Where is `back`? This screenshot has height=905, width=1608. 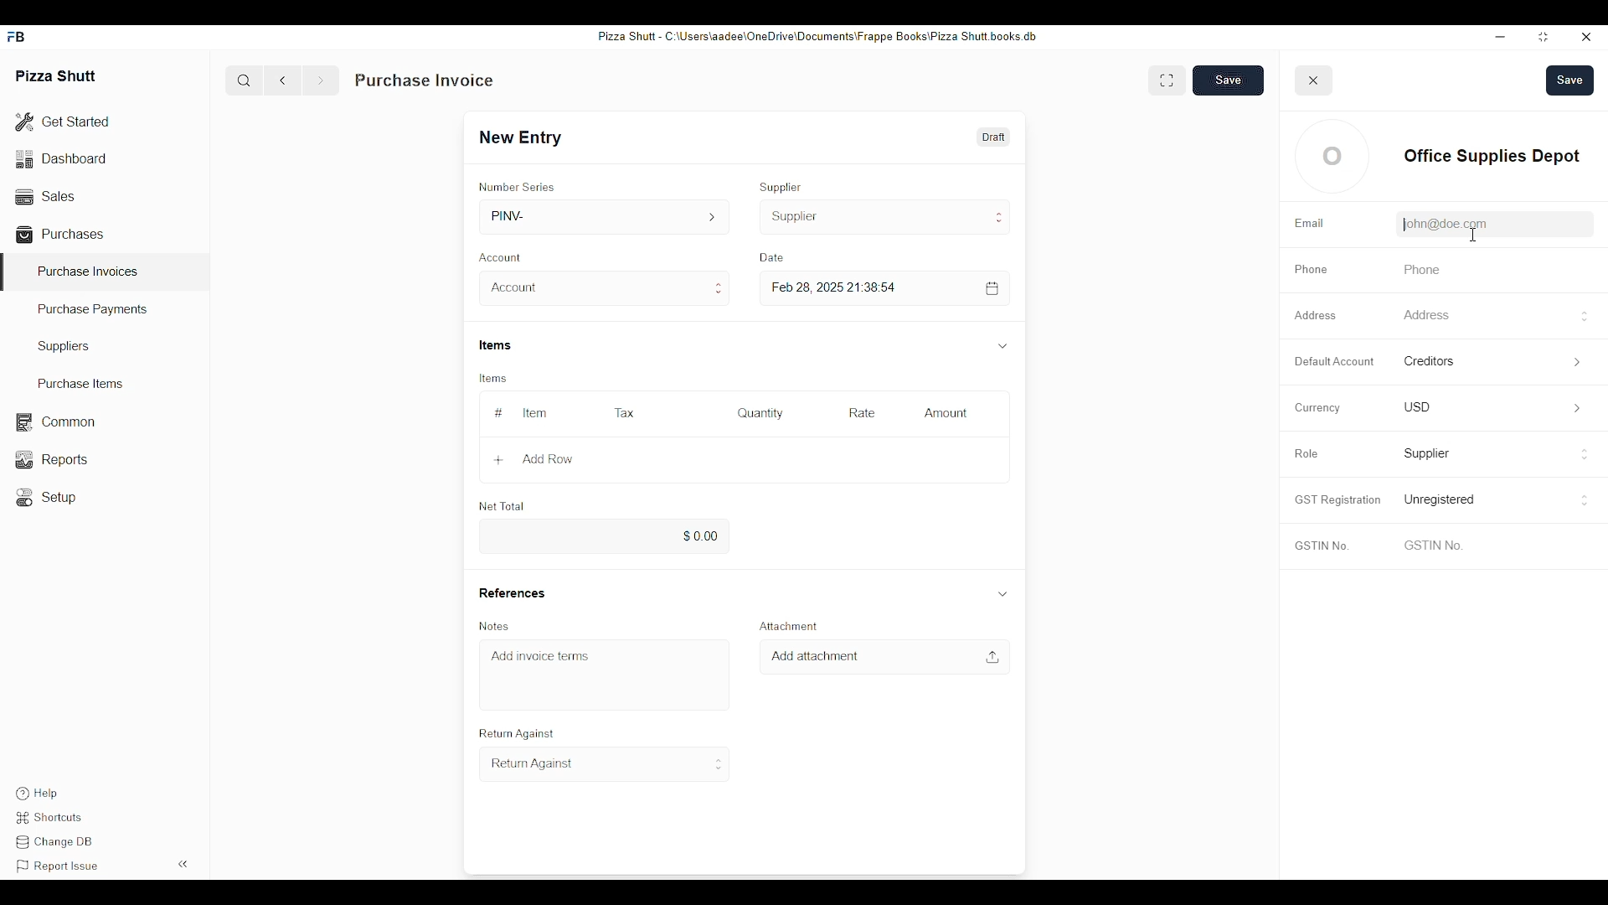
back is located at coordinates (286, 80).